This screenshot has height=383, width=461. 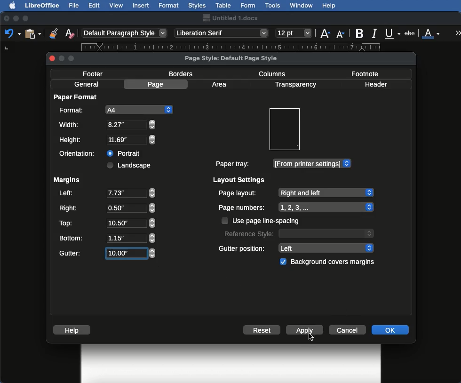 What do you see at coordinates (117, 5) in the screenshot?
I see `View` at bounding box center [117, 5].